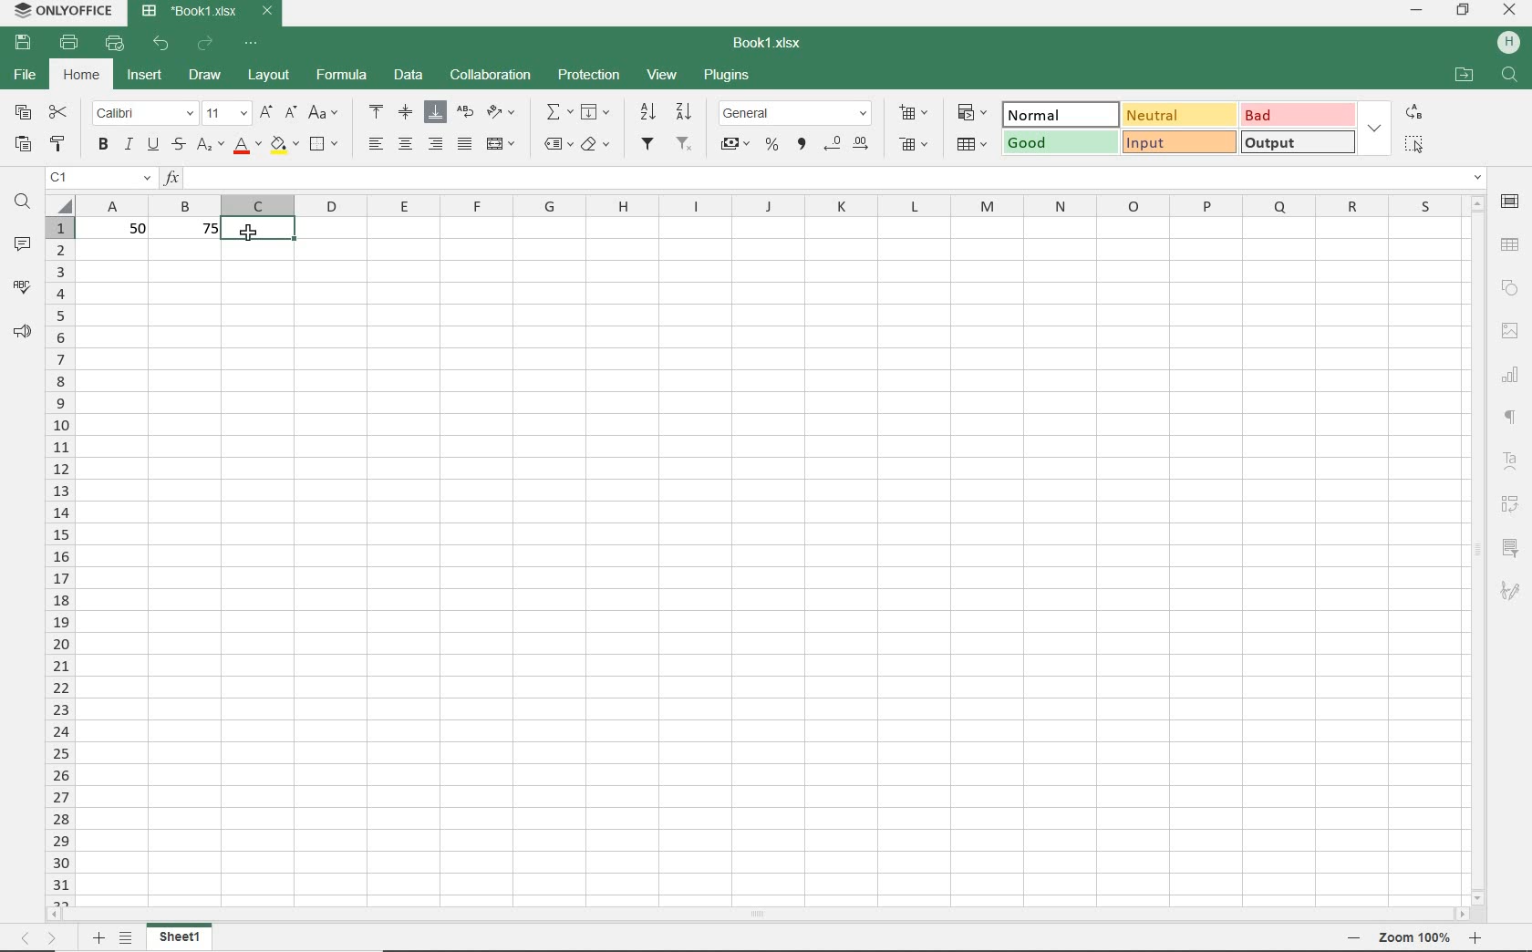 The width and height of the screenshot is (1532, 952). Describe the element at coordinates (661, 74) in the screenshot. I see `view` at that location.